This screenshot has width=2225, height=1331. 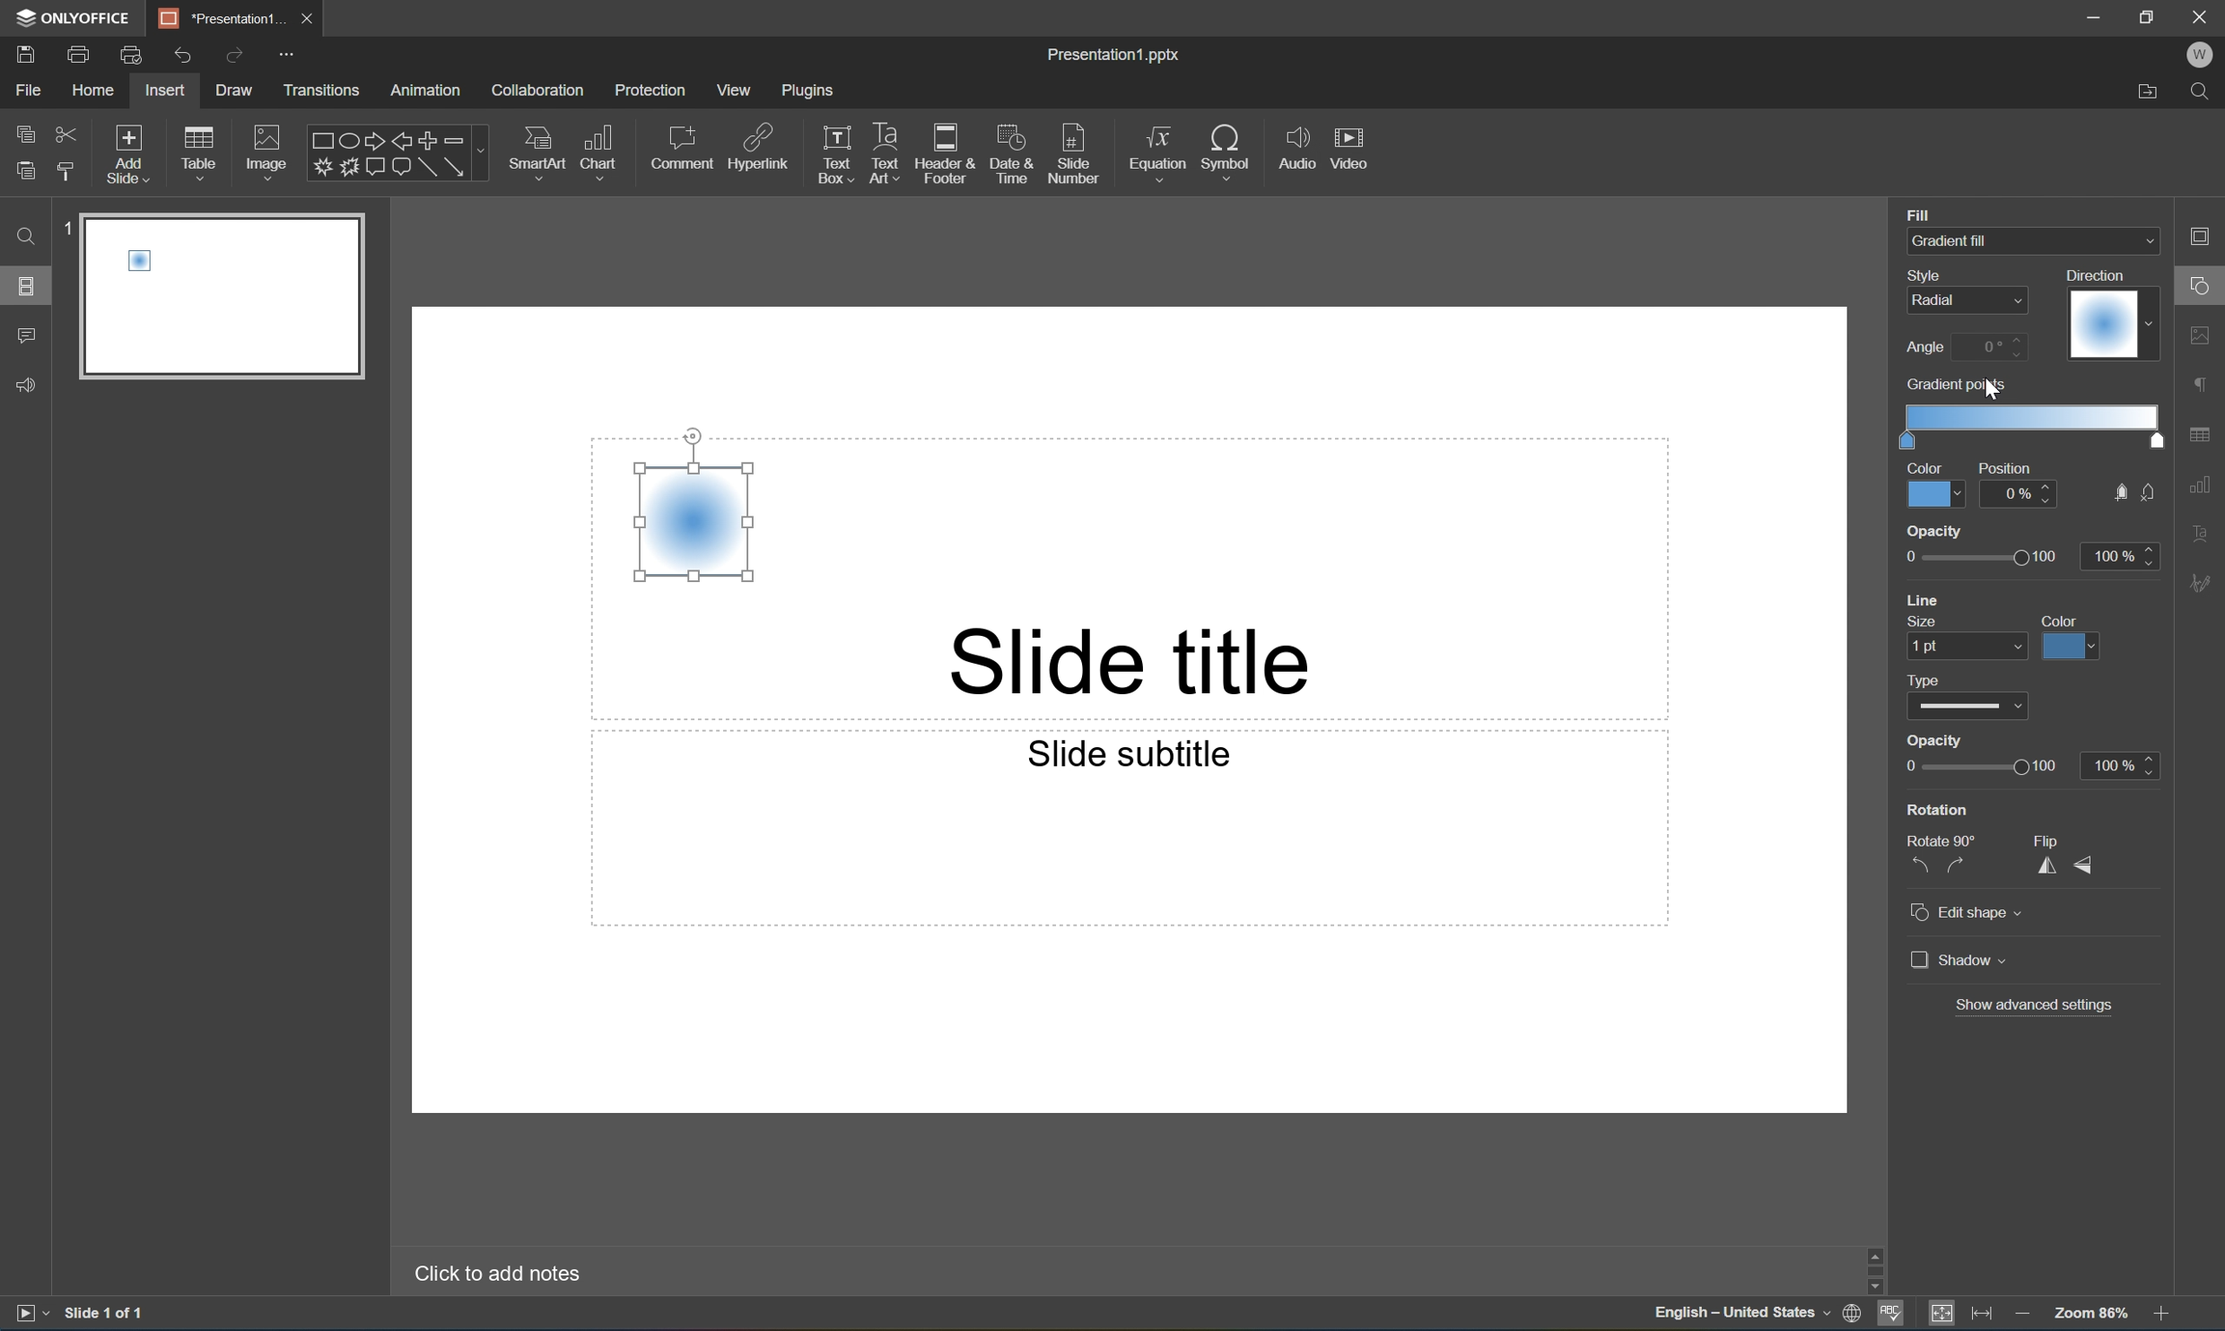 I want to click on , so click(x=2117, y=492).